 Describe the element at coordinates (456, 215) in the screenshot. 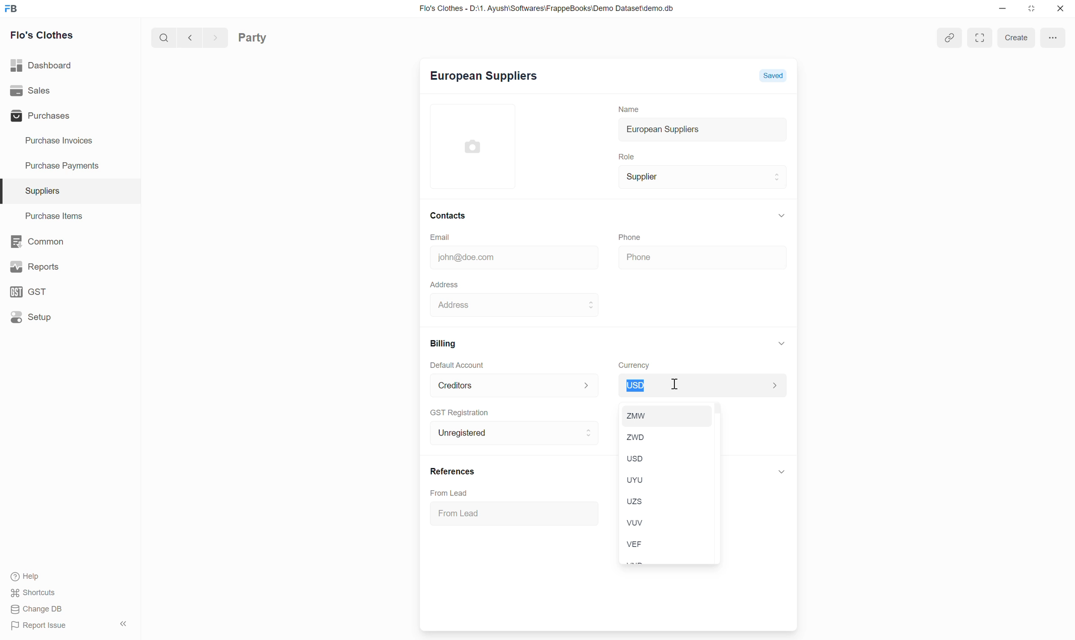

I see `Contacts` at that location.